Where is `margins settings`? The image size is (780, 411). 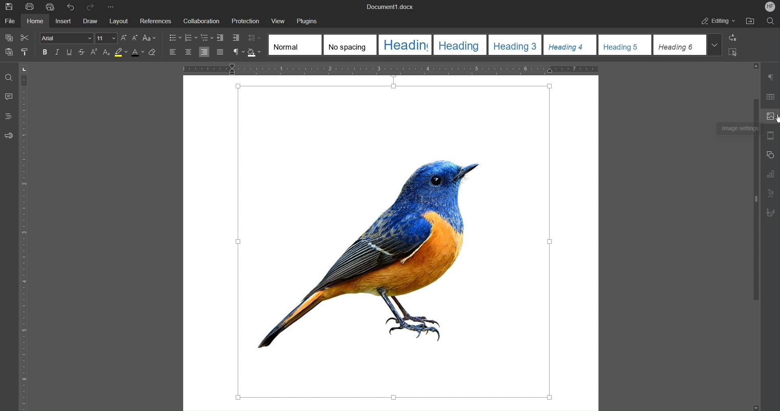
margins settings is located at coordinates (770, 136).